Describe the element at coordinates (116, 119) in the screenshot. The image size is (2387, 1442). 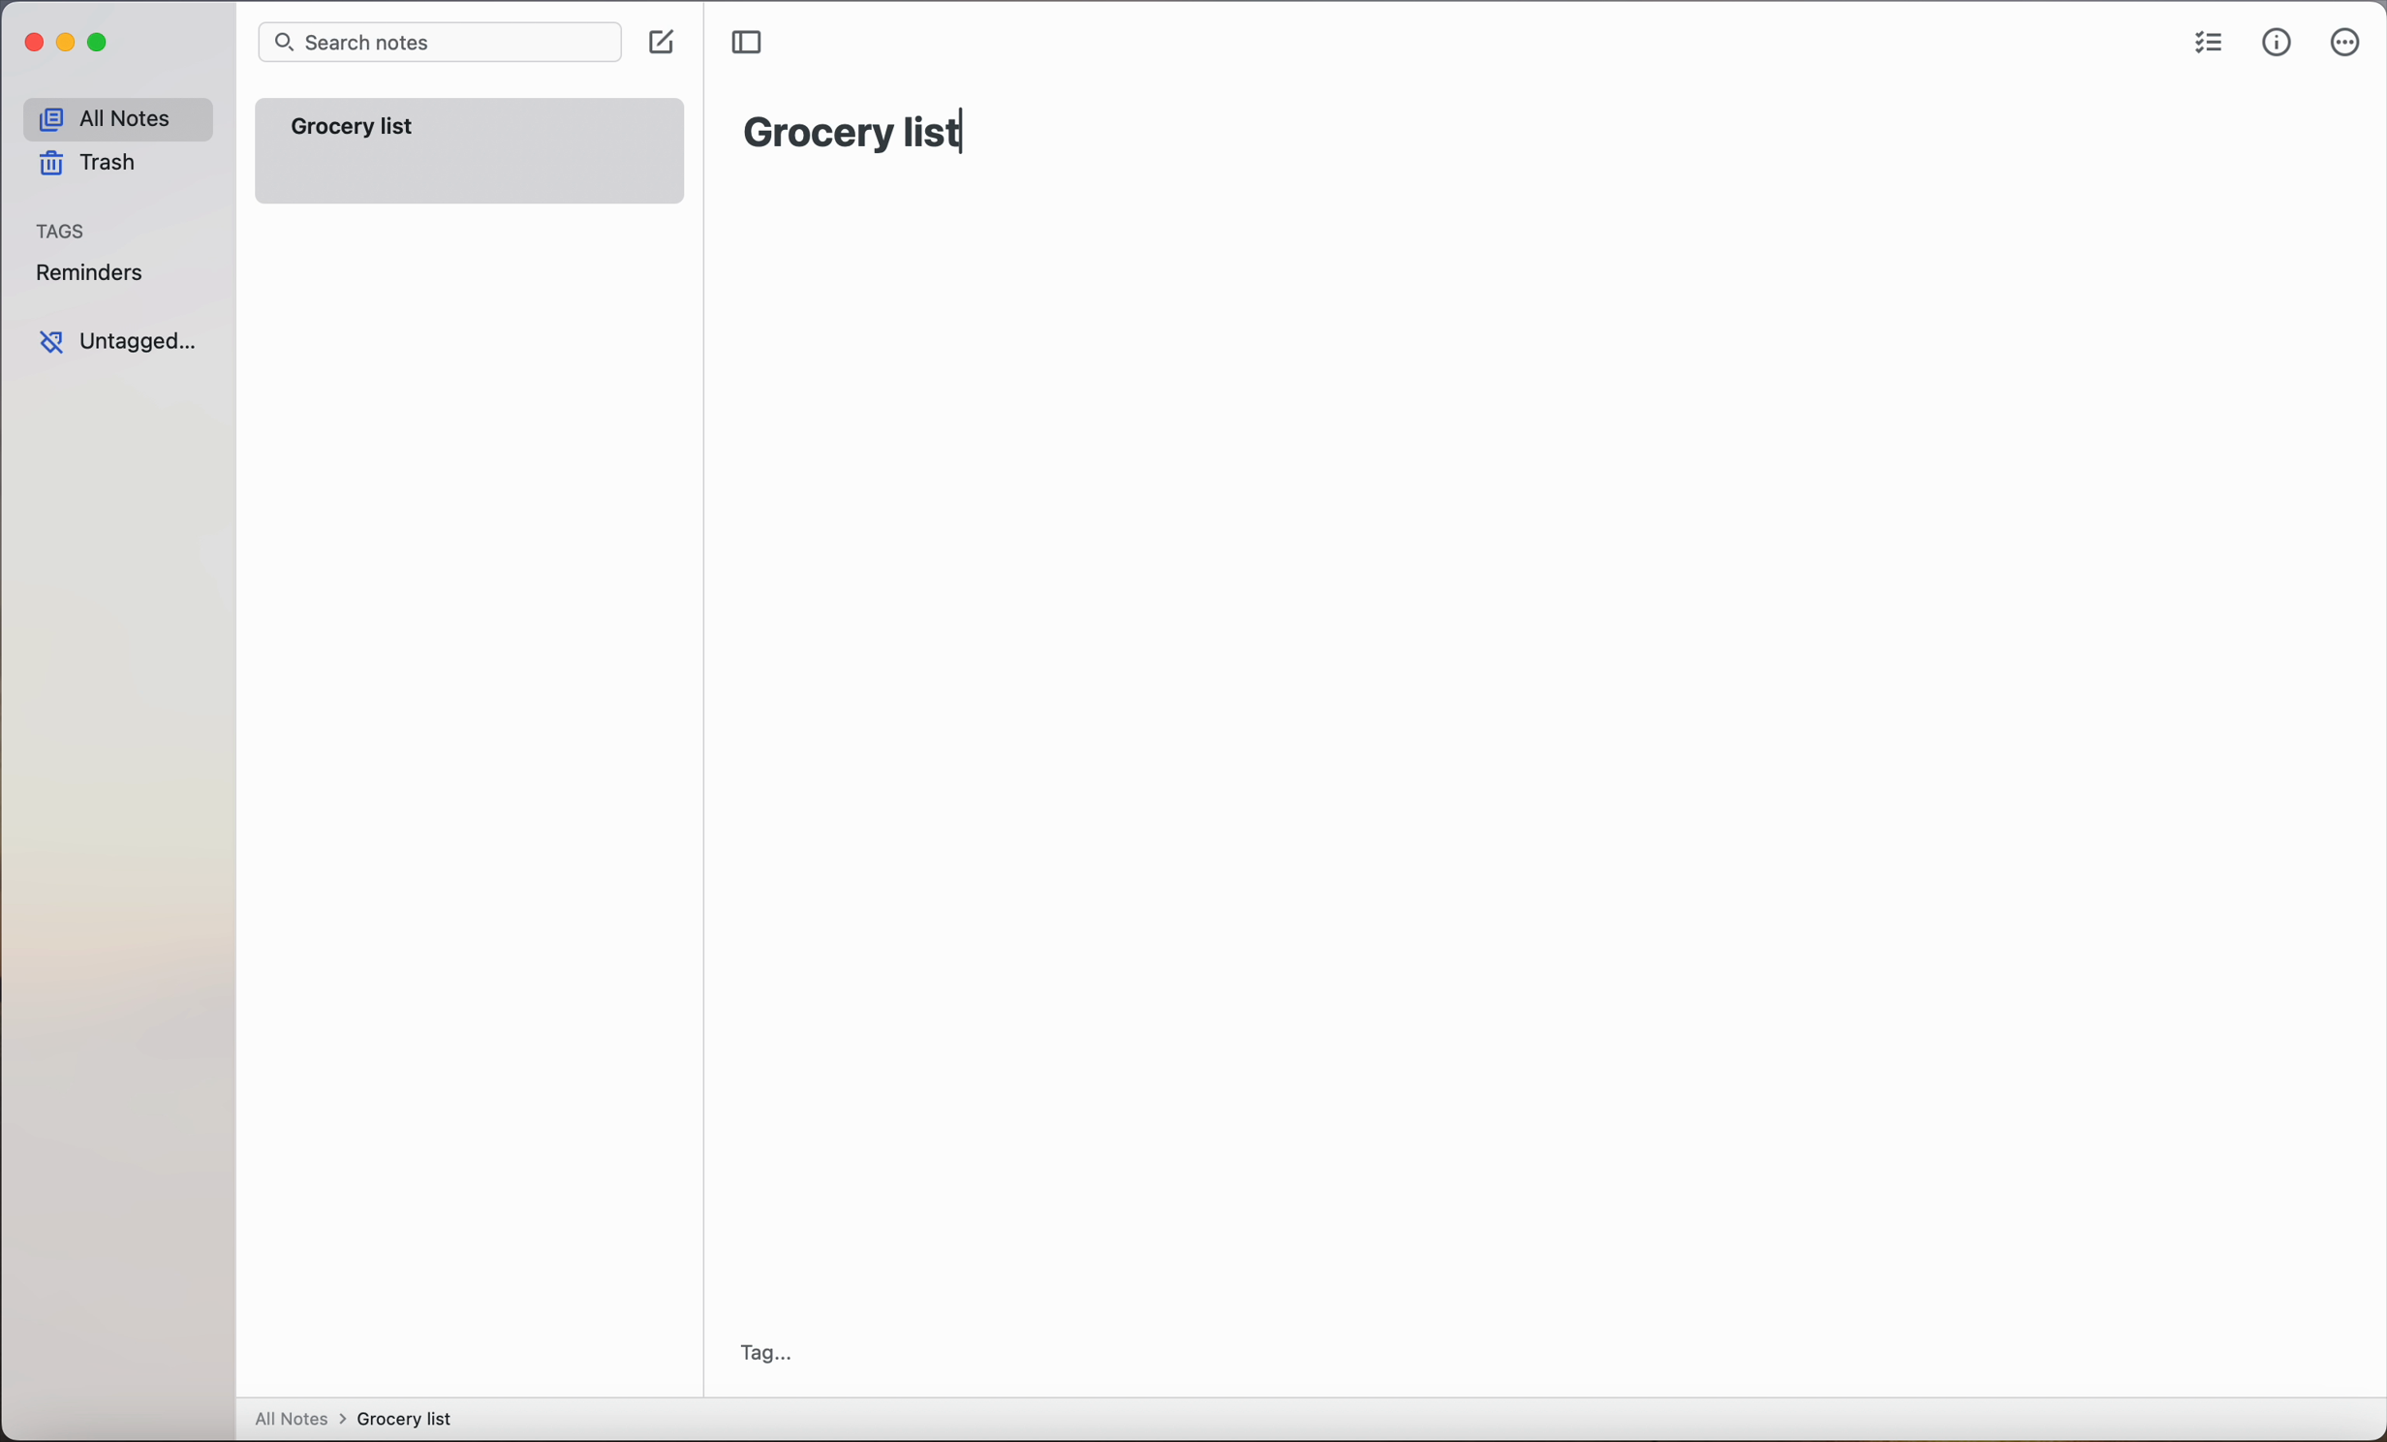
I see `all notes` at that location.